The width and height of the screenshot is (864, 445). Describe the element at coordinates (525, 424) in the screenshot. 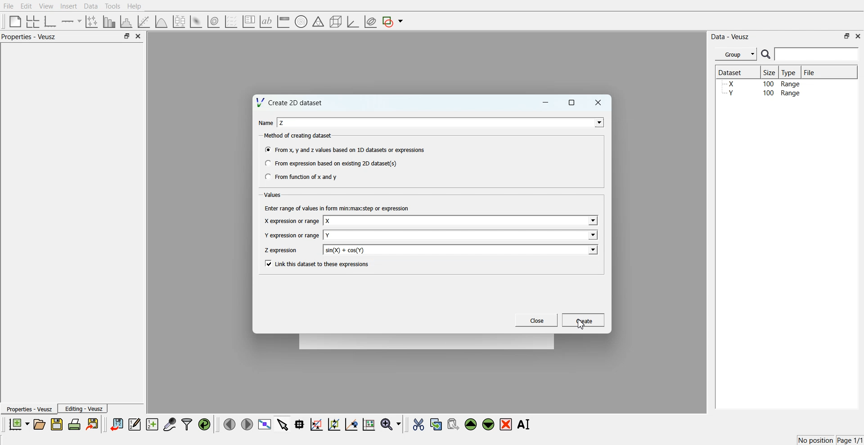

I see `Rename the selected widget` at that location.